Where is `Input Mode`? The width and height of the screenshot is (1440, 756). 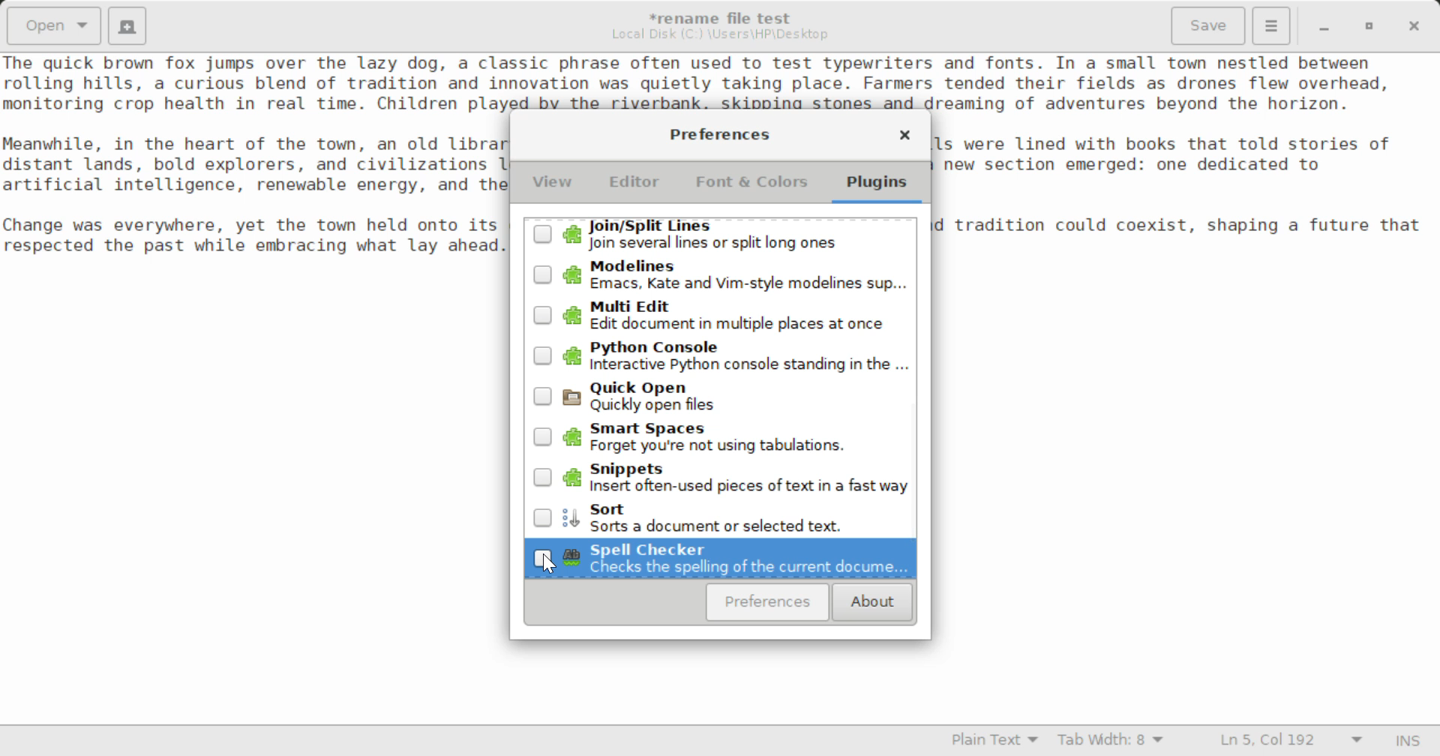 Input Mode is located at coordinates (1408, 742).